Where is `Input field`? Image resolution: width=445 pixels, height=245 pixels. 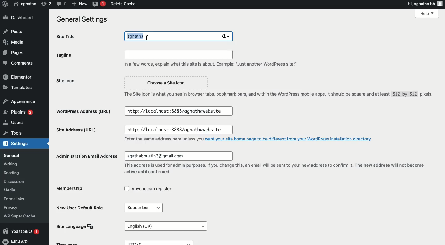 Input field is located at coordinates (177, 54).